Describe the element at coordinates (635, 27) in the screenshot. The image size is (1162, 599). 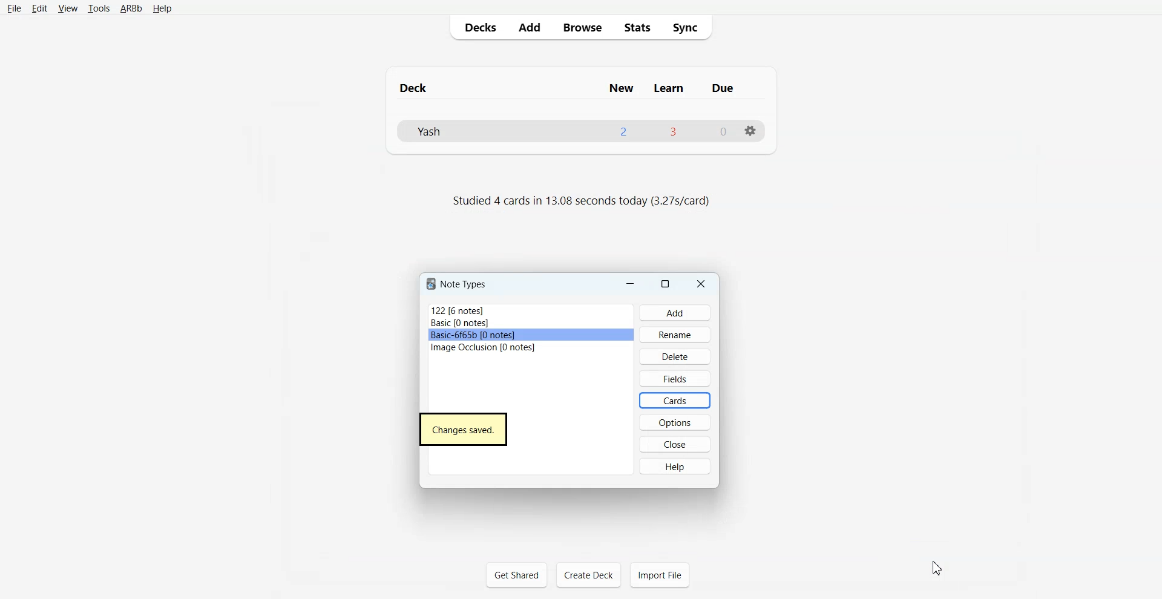
I see `Stats` at that location.